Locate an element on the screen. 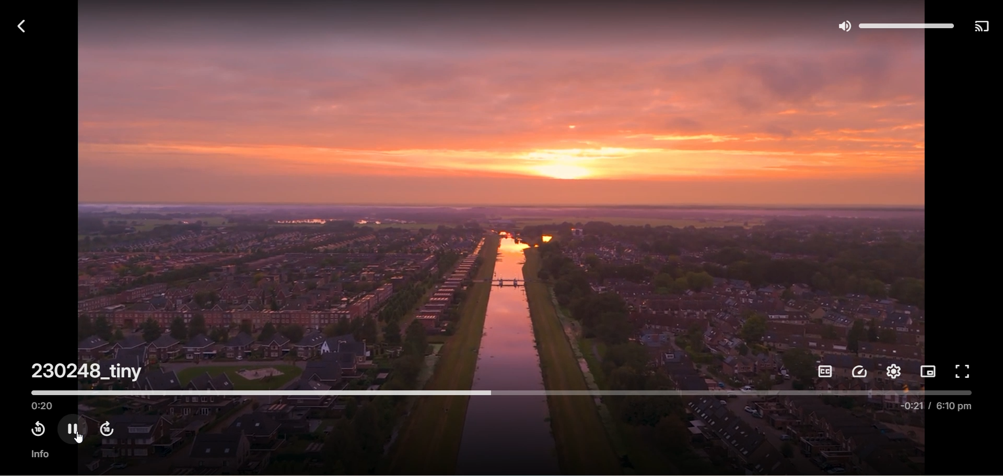  230248_tiny is located at coordinates (84, 372).